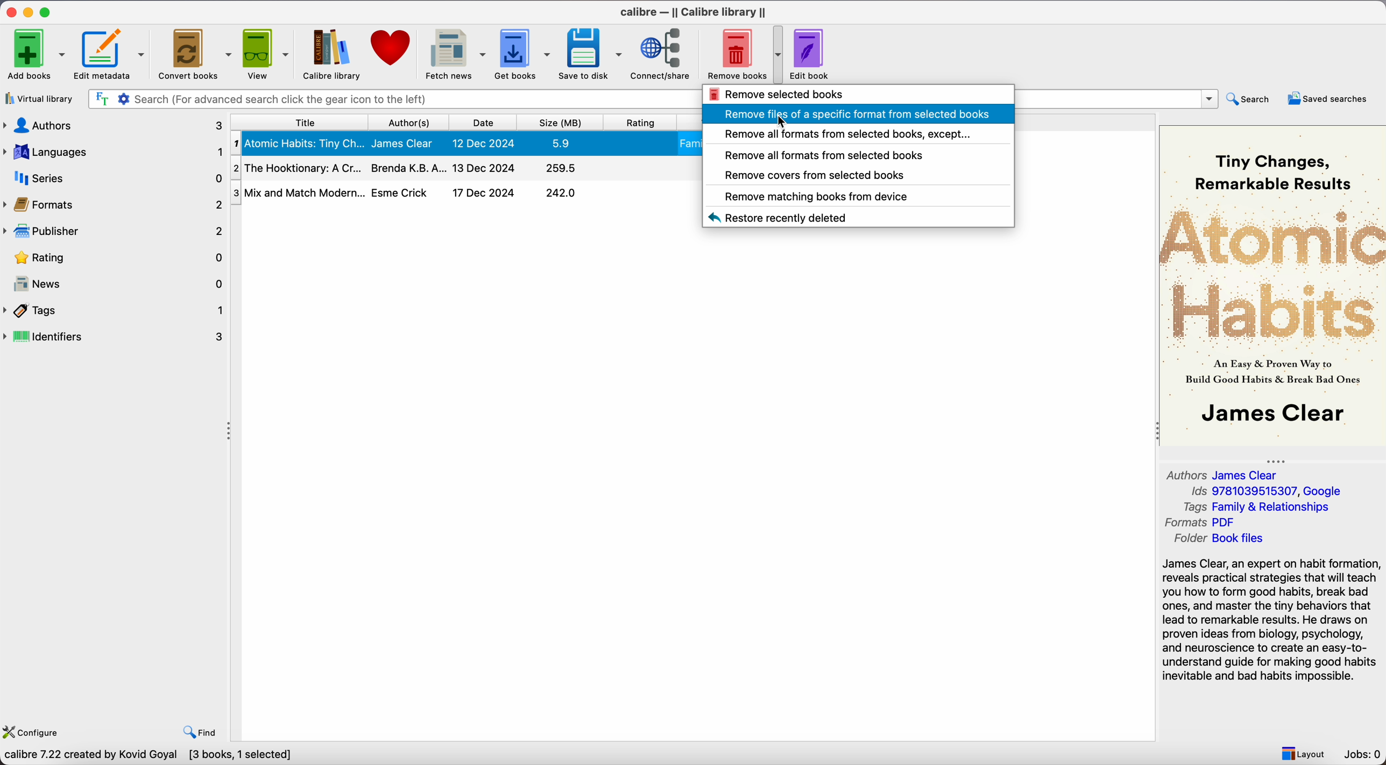 This screenshot has height=765, width=1386. Describe the element at coordinates (114, 152) in the screenshot. I see `languages` at that location.